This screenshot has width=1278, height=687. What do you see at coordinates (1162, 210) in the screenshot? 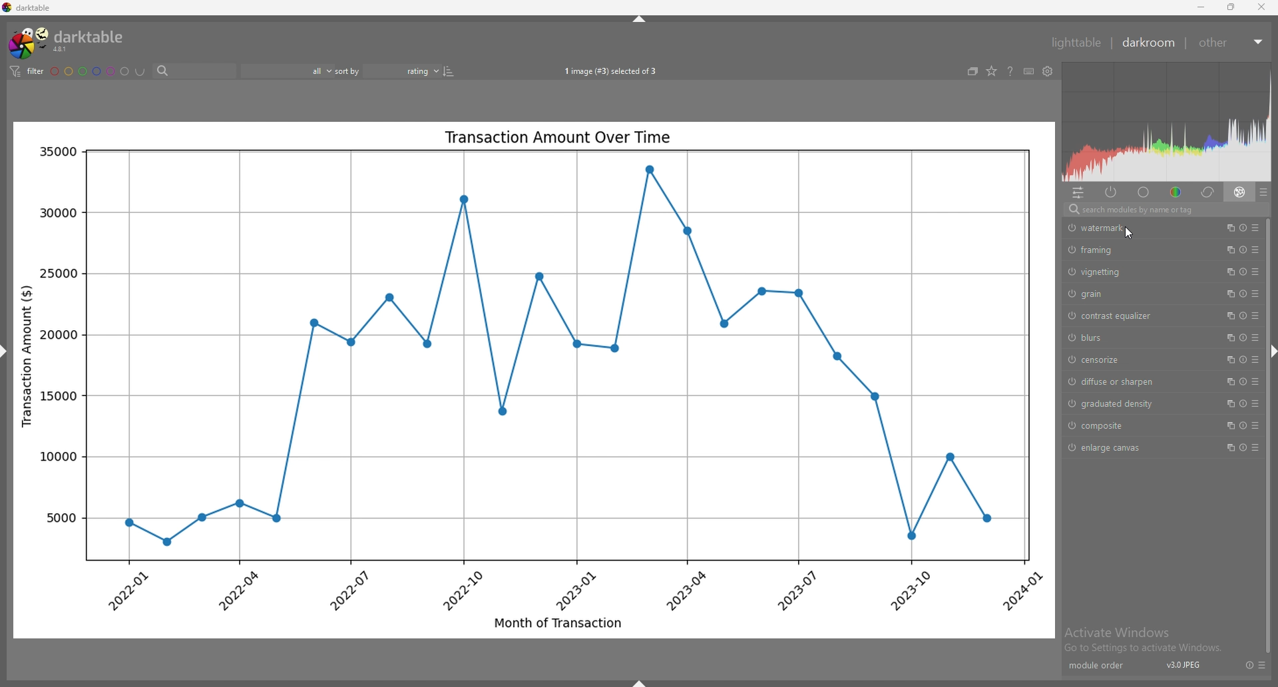
I see `search bar` at bounding box center [1162, 210].